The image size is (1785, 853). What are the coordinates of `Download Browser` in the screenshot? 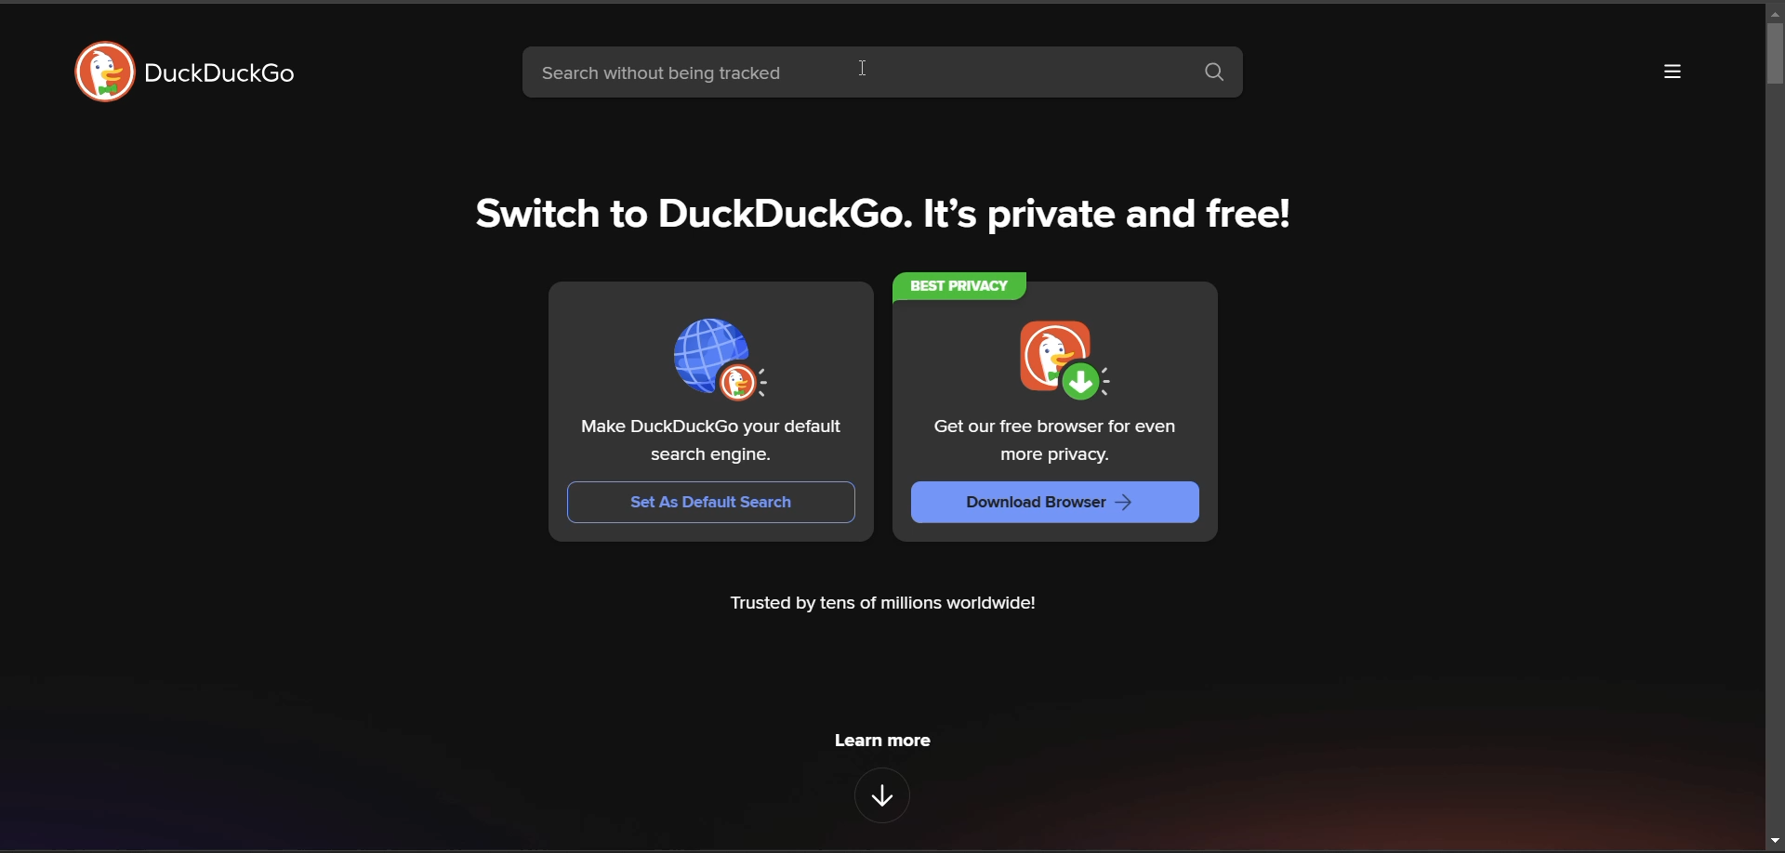 It's located at (1055, 504).